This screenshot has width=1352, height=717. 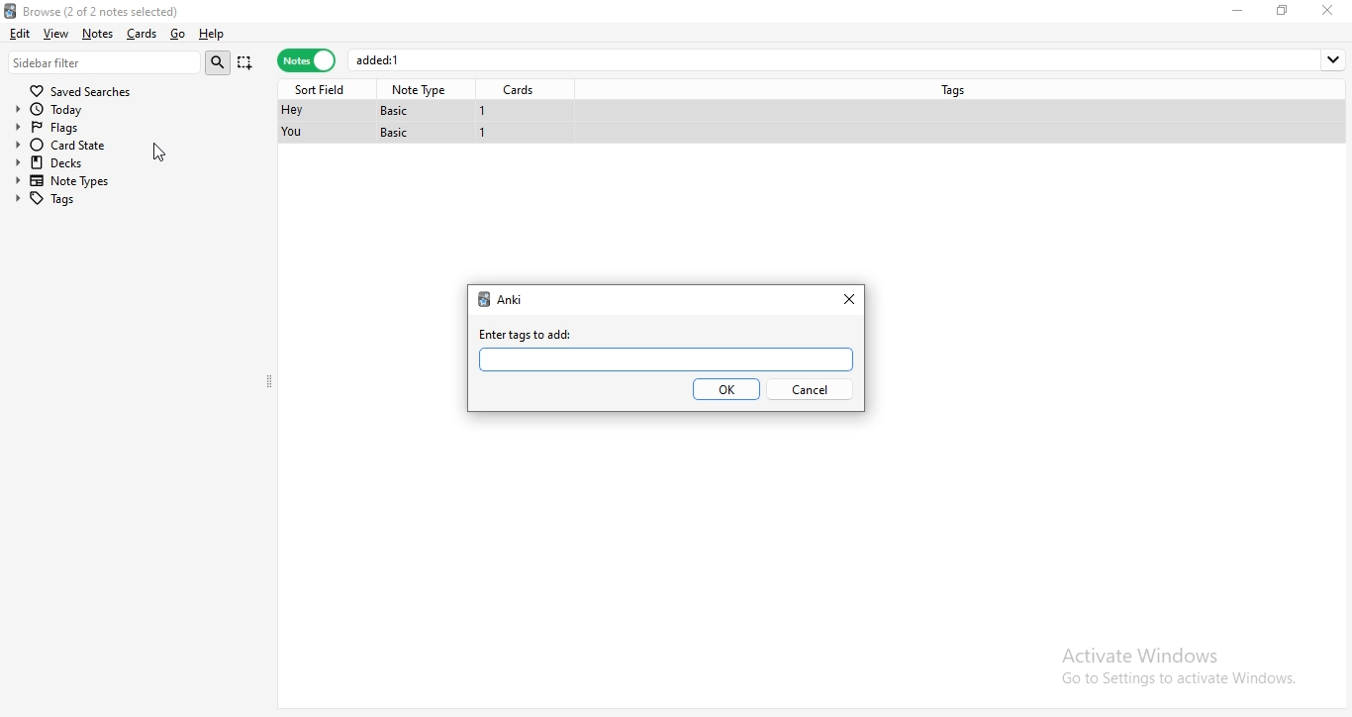 What do you see at coordinates (97, 34) in the screenshot?
I see `notes` at bounding box center [97, 34].